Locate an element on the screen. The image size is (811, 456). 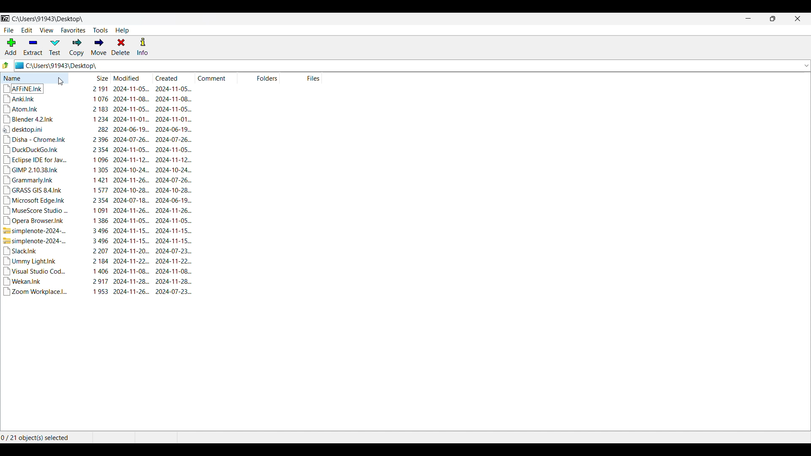
Disha - Chrome.Ink 2396 2024-07-26... 2024-07-26... is located at coordinates (97, 140).